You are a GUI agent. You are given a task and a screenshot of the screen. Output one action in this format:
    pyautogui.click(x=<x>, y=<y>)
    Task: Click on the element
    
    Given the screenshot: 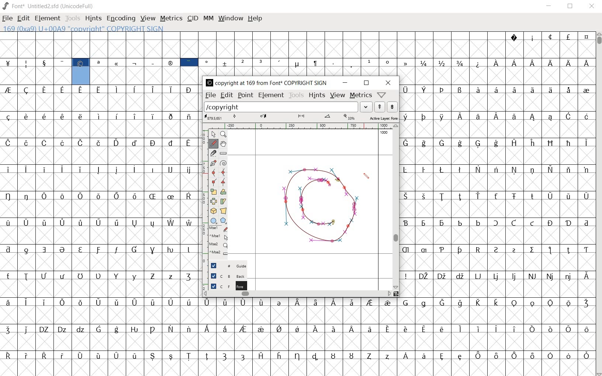 What is the action you would take?
    pyautogui.click(x=271, y=95)
    